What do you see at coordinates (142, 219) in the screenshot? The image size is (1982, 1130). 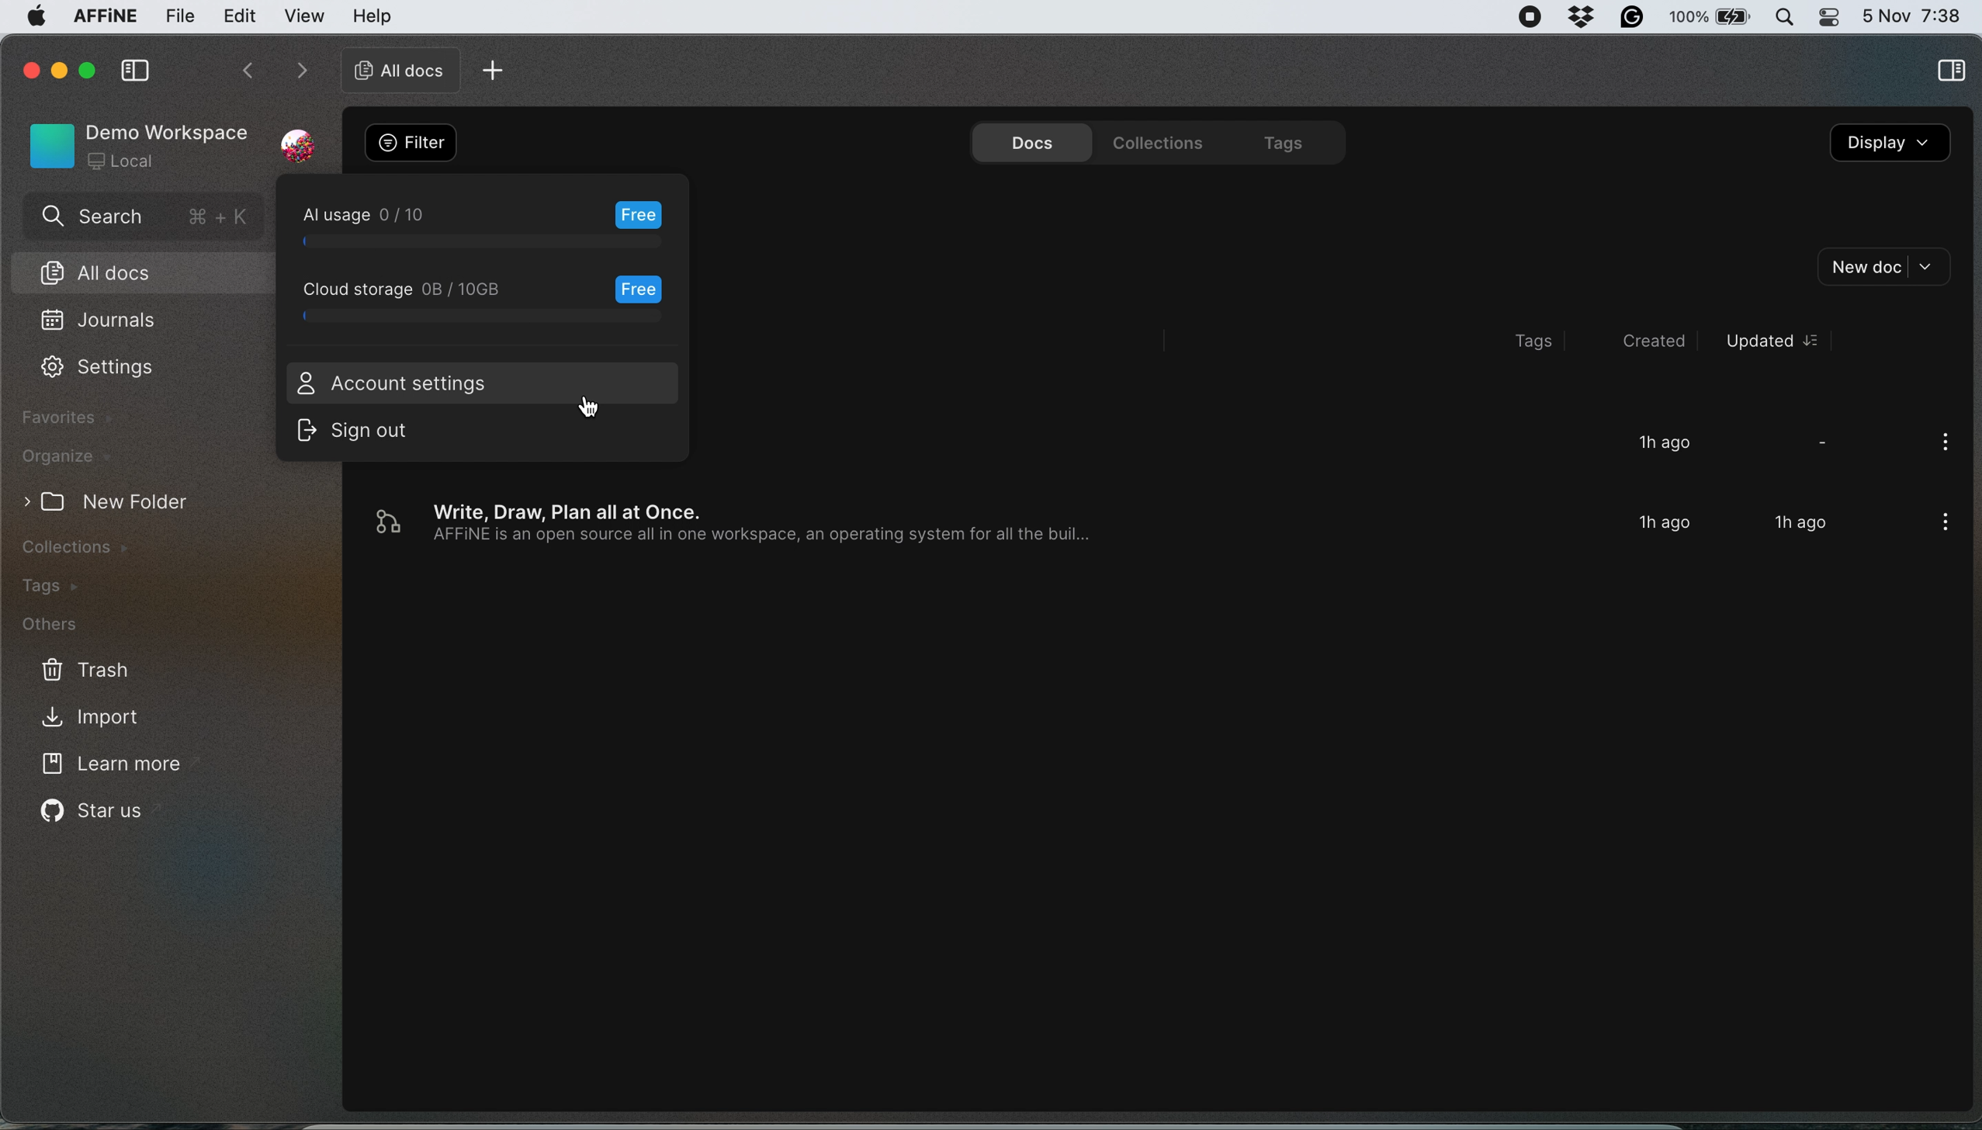 I see `search` at bounding box center [142, 219].